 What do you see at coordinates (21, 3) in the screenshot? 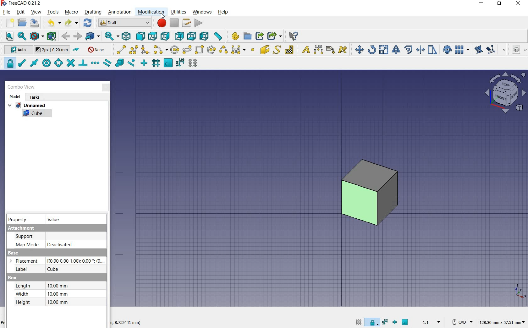
I see `system name` at bounding box center [21, 3].